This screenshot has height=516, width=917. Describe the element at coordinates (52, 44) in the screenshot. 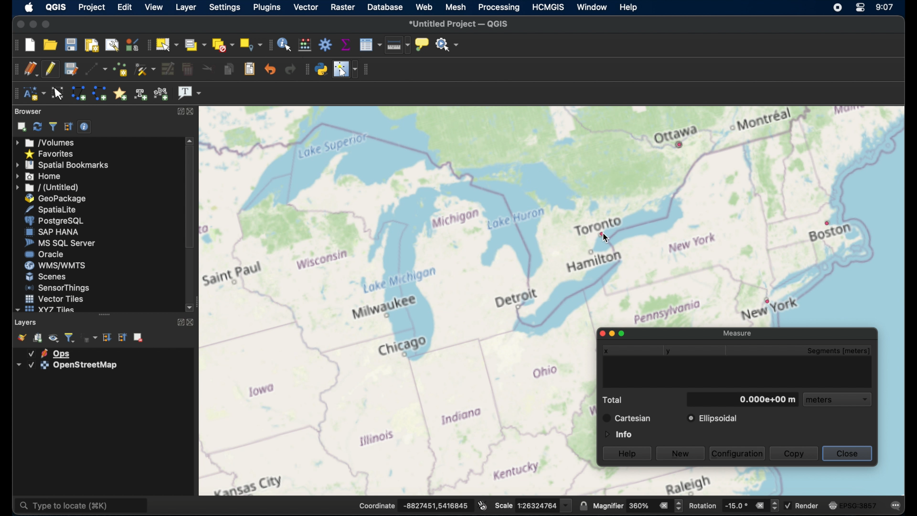

I see `open project` at that location.